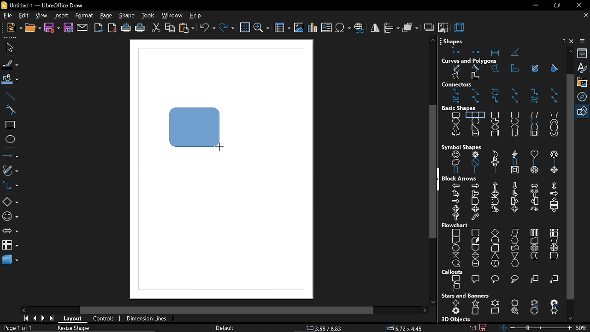 The image size is (590, 332). What do you see at coordinates (170, 29) in the screenshot?
I see `copy` at bounding box center [170, 29].